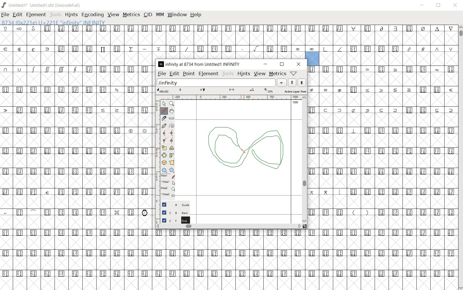 The width and height of the screenshot is (463, 290). What do you see at coordinates (382, 181) in the screenshot?
I see `empty glyph slots` at bounding box center [382, 181].